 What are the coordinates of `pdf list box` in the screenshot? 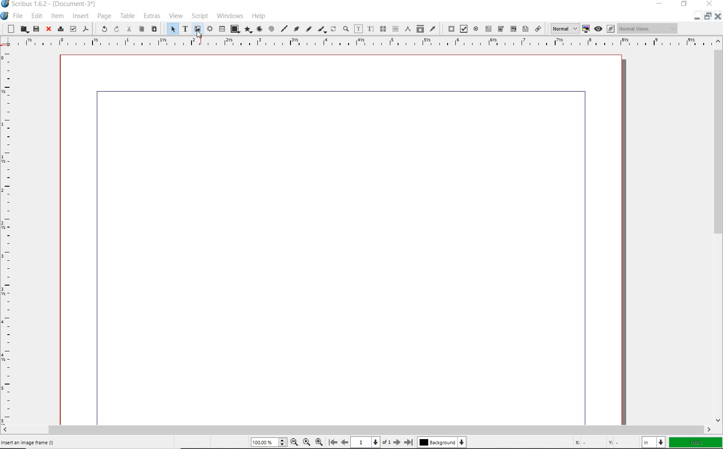 It's located at (525, 28).